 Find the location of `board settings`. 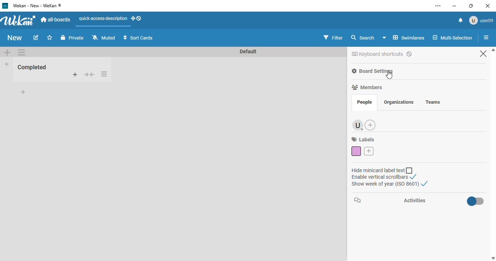

board settings is located at coordinates (373, 71).